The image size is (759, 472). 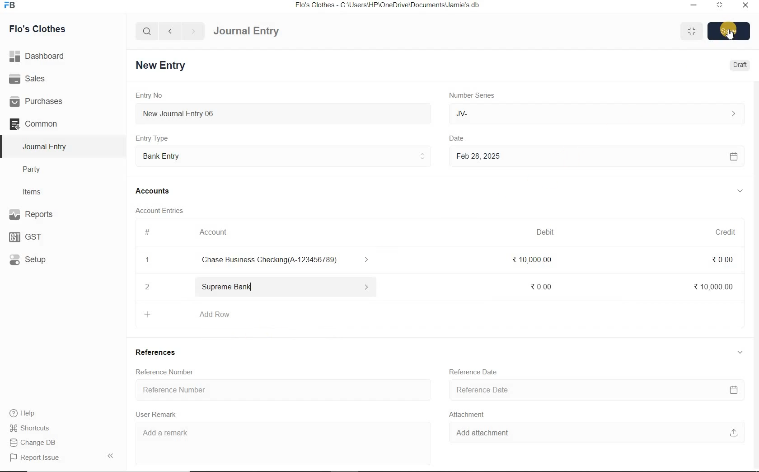 I want to click on Cursor, so click(x=727, y=36).